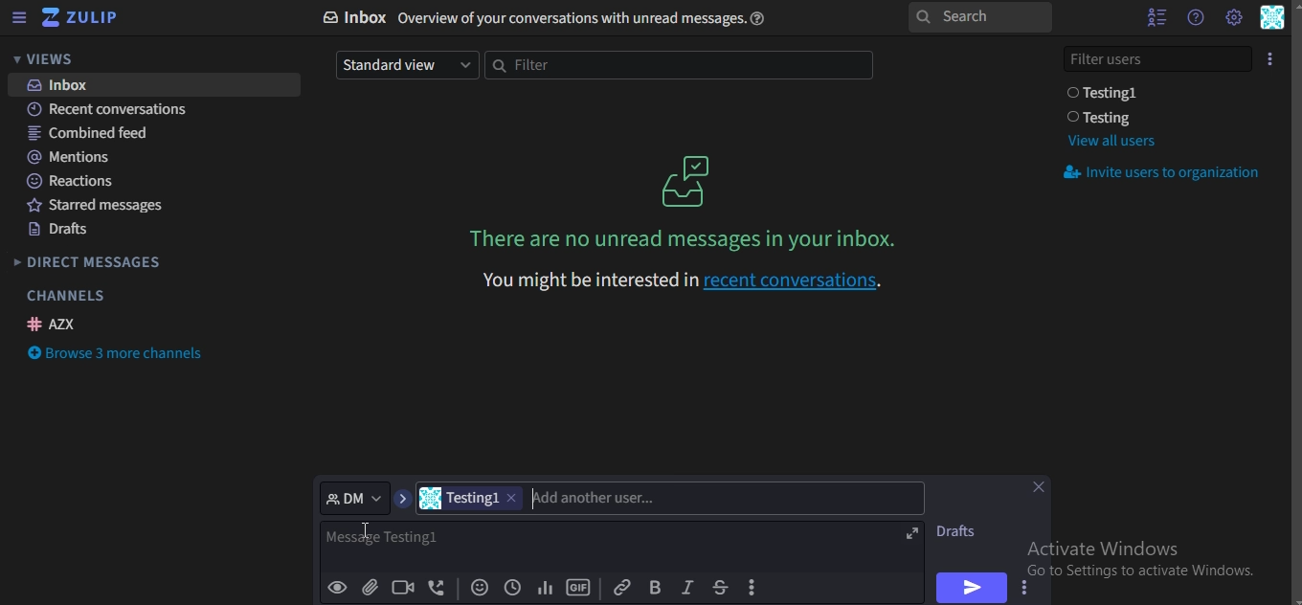  What do you see at coordinates (686, 588) in the screenshot?
I see `italic` at bounding box center [686, 588].